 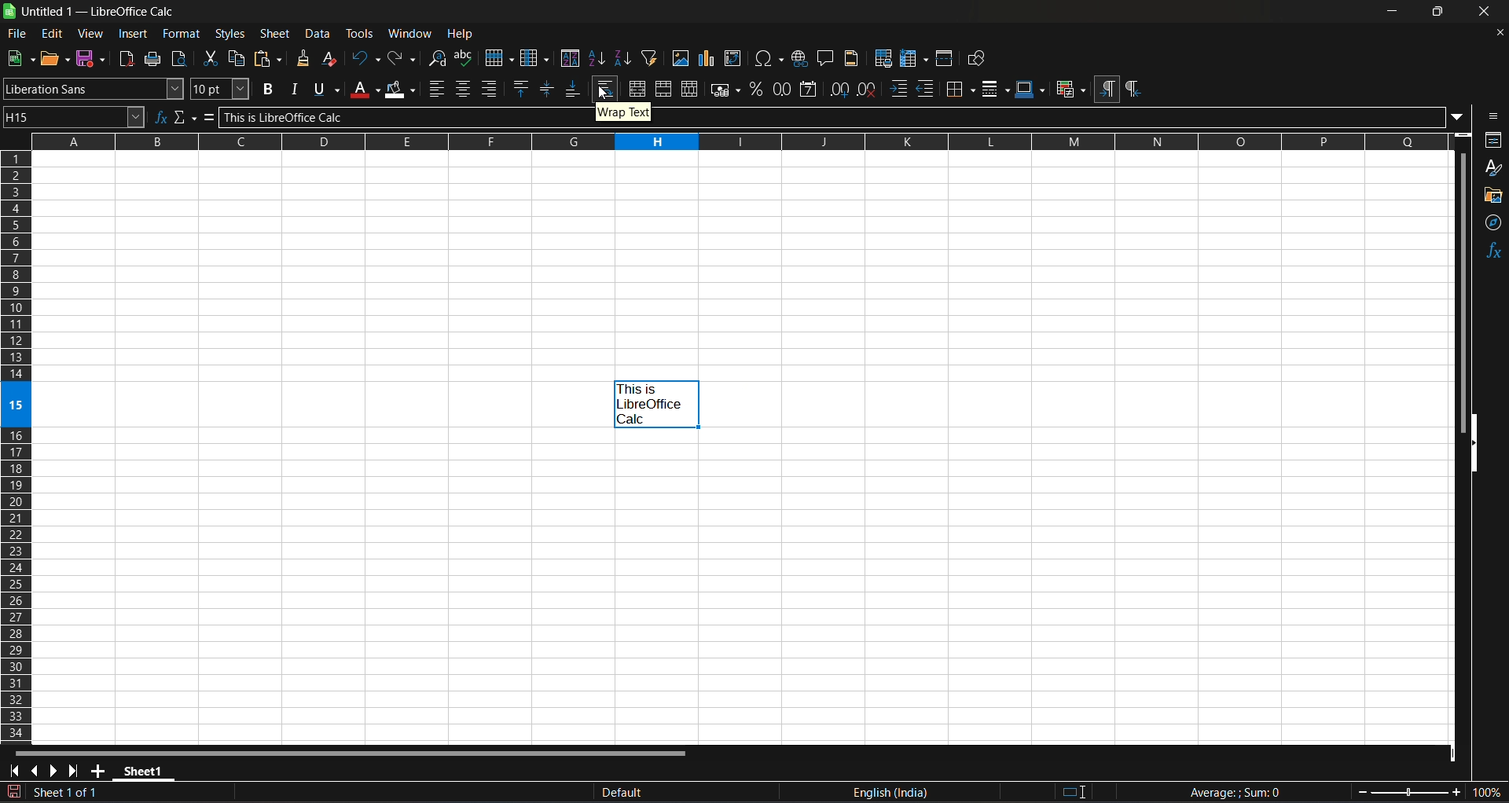 I want to click on help, so click(x=460, y=35).